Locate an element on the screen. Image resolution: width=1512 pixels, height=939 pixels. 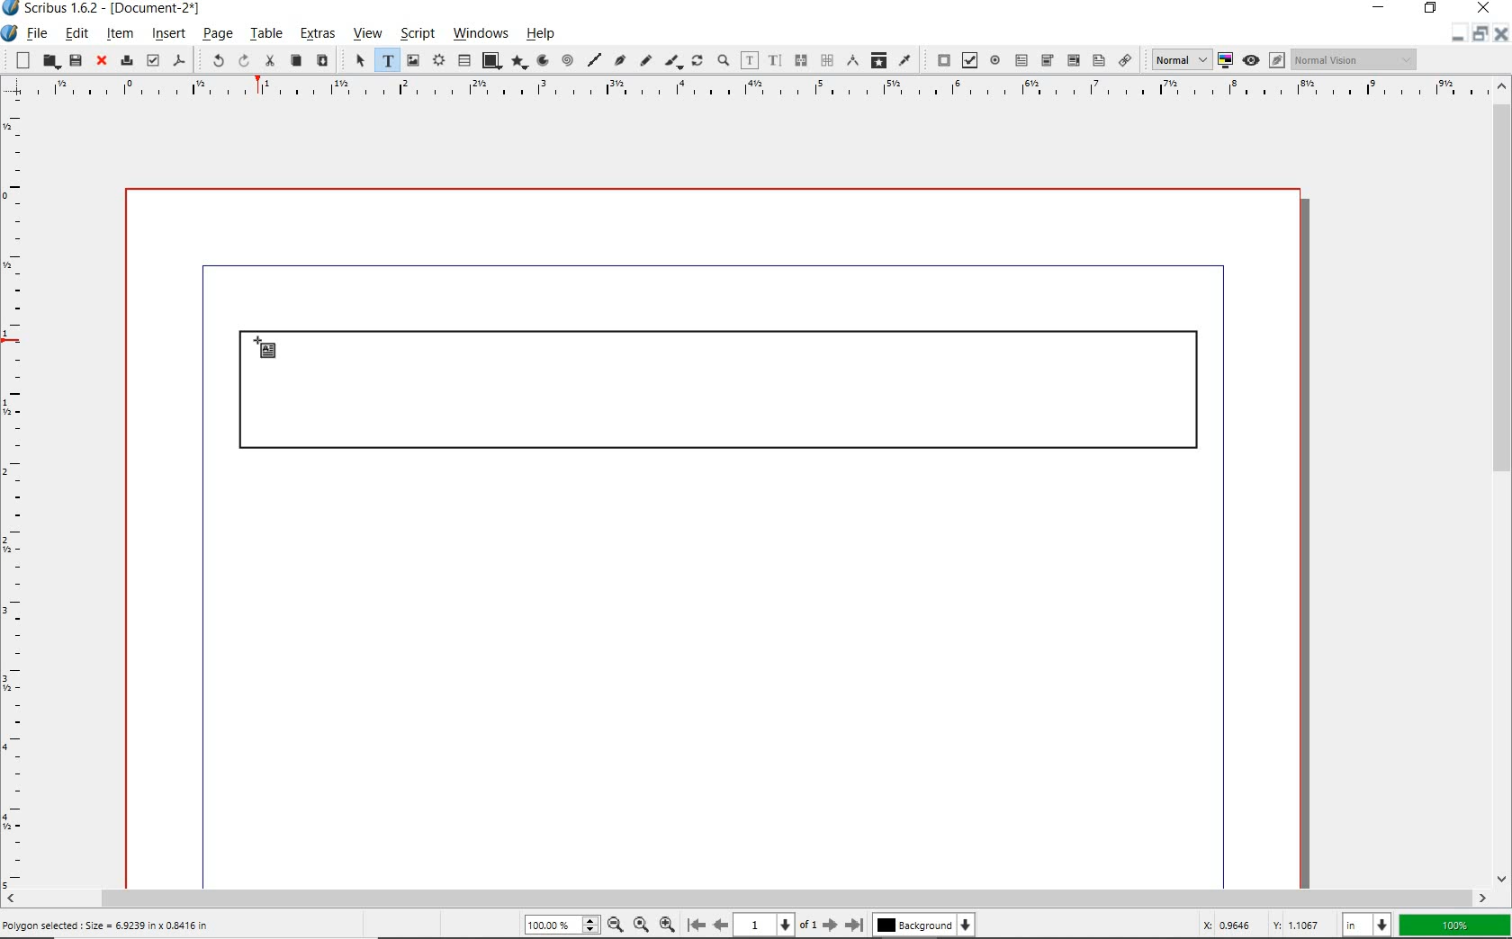
pdf combo box is located at coordinates (1047, 61).